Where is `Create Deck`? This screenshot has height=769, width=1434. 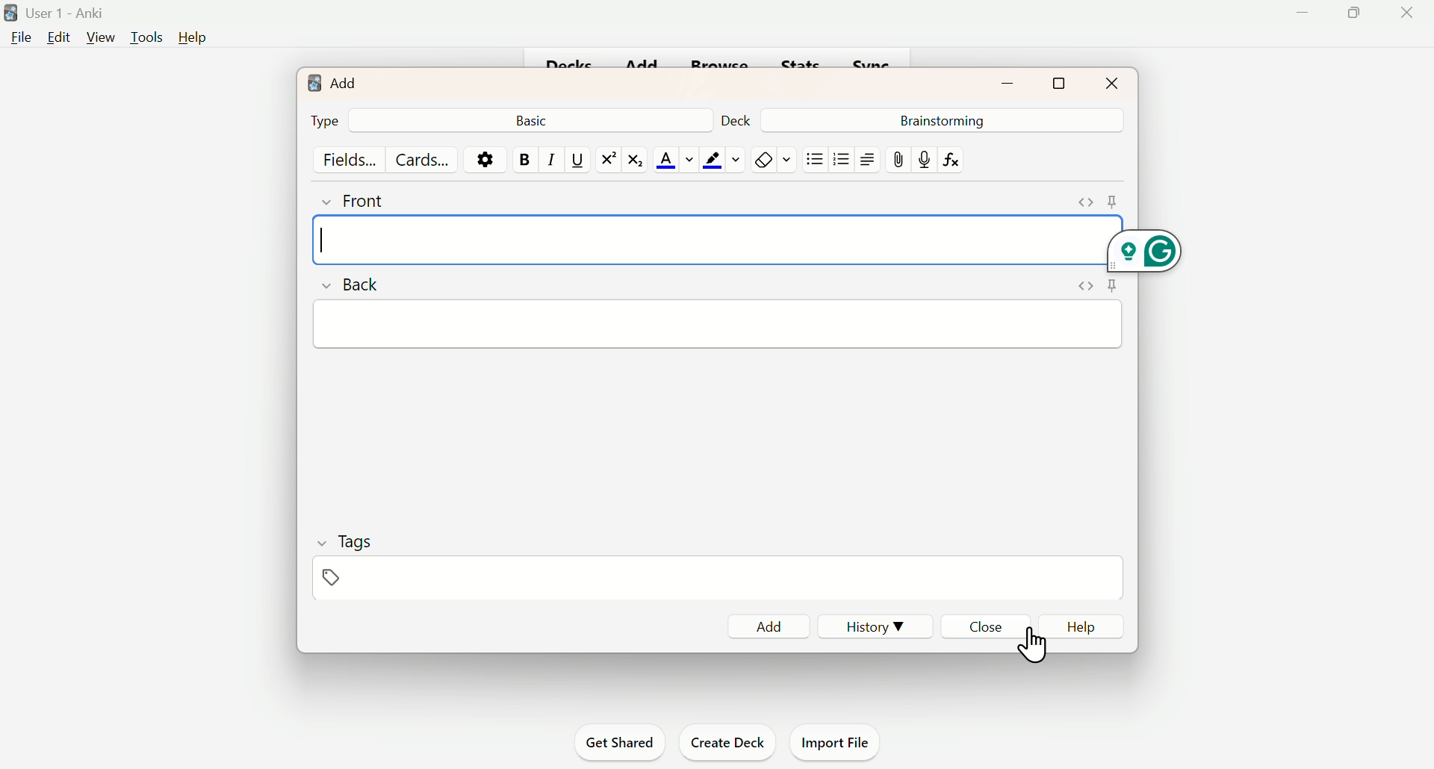
Create Deck is located at coordinates (724, 741).